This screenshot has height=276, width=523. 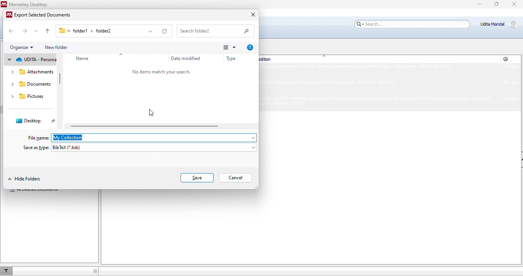 What do you see at coordinates (230, 60) in the screenshot?
I see `type` at bounding box center [230, 60].